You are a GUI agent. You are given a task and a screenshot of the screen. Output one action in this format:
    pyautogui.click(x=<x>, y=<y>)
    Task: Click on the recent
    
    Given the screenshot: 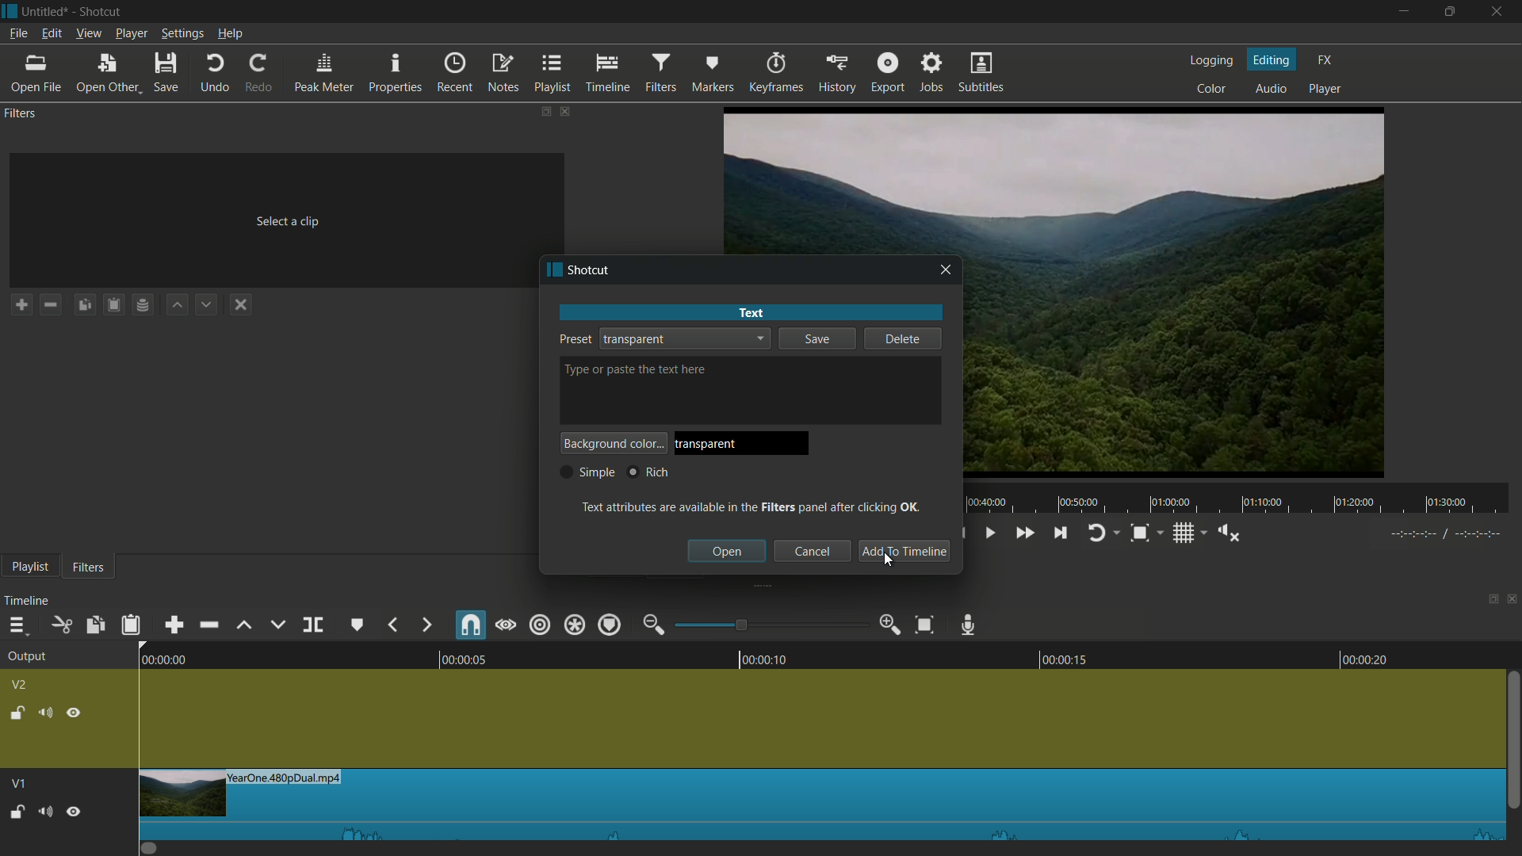 What is the action you would take?
    pyautogui.click(x=456, y=74)
    